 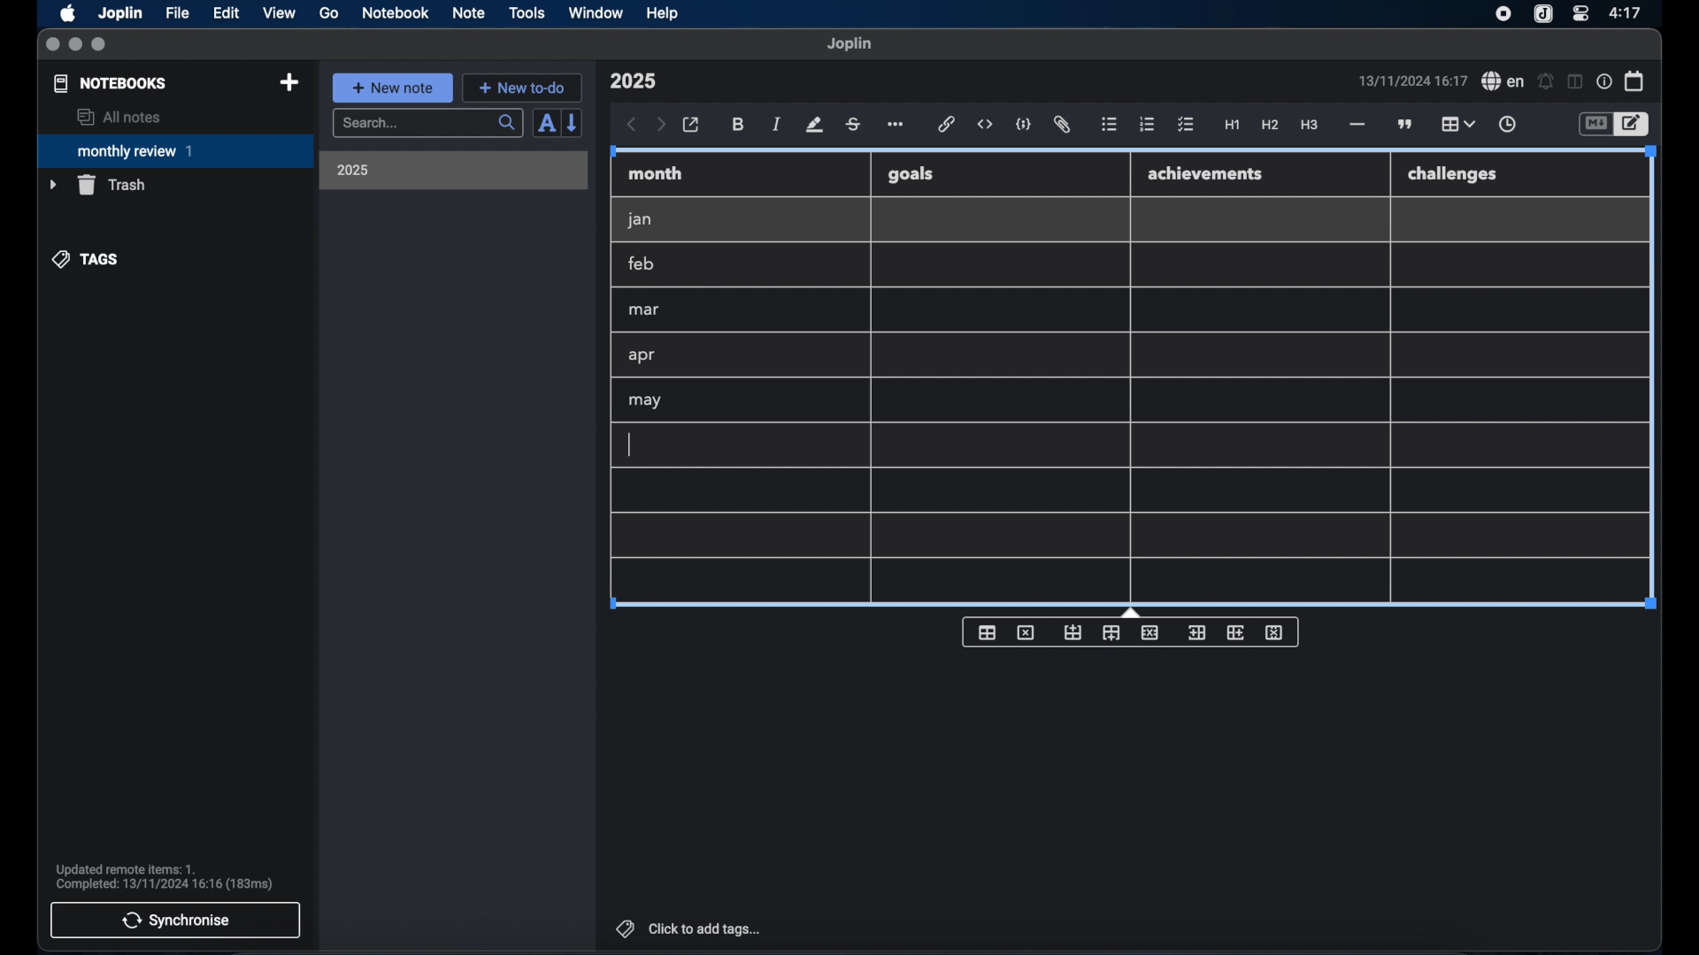 I want to click on month, so click(x=656, y=173).